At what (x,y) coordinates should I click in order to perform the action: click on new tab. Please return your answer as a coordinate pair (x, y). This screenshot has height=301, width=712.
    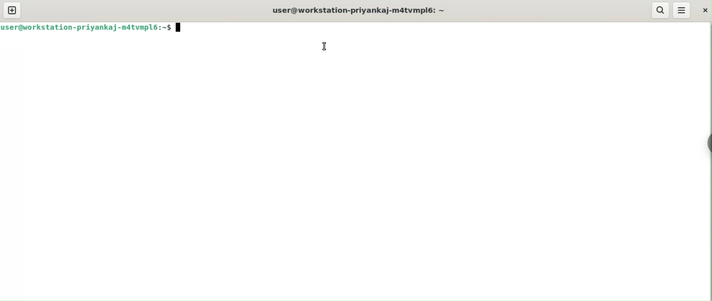
    Looking at the image, I should click on (11, 10).